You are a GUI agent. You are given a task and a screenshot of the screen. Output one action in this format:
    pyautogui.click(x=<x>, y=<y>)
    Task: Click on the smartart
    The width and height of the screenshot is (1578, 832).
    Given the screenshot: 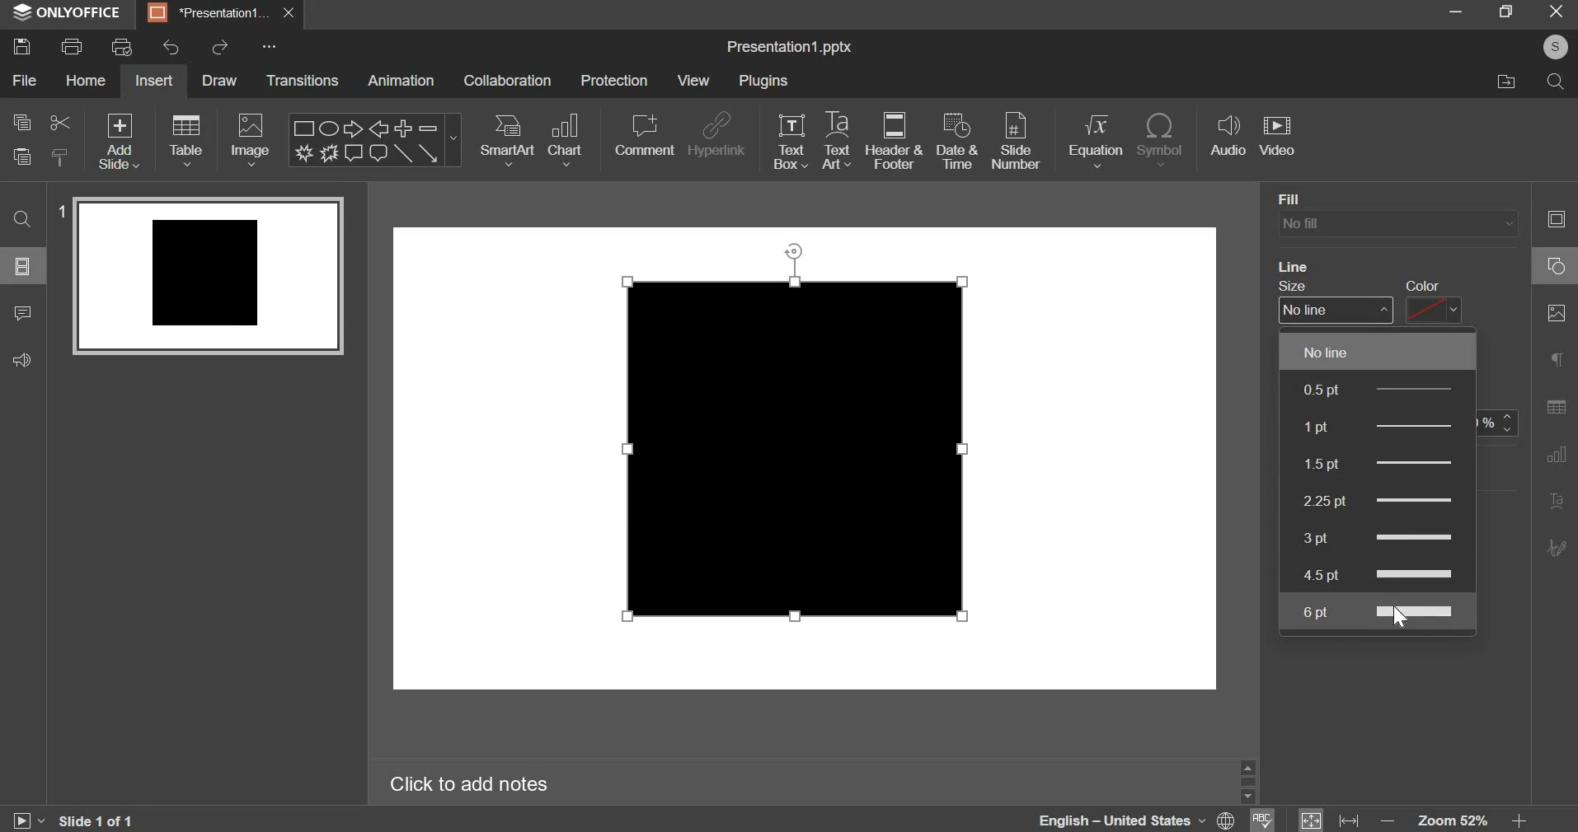 What is the action you would take?
    pyautogui.click(x=508, y=140)
    